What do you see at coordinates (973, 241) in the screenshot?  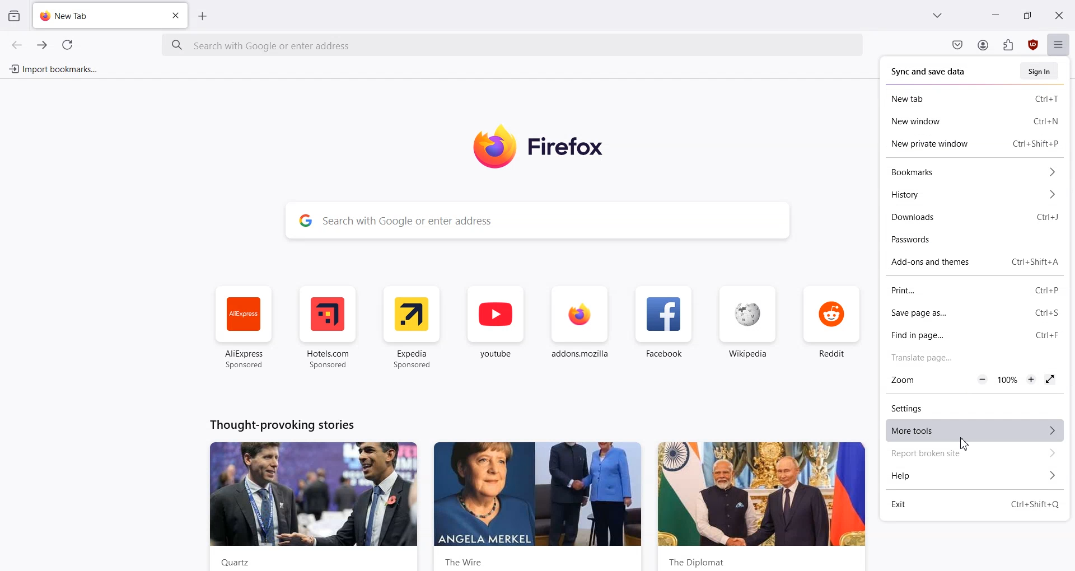 I see `Passwords` at bounding box center [973, 241].